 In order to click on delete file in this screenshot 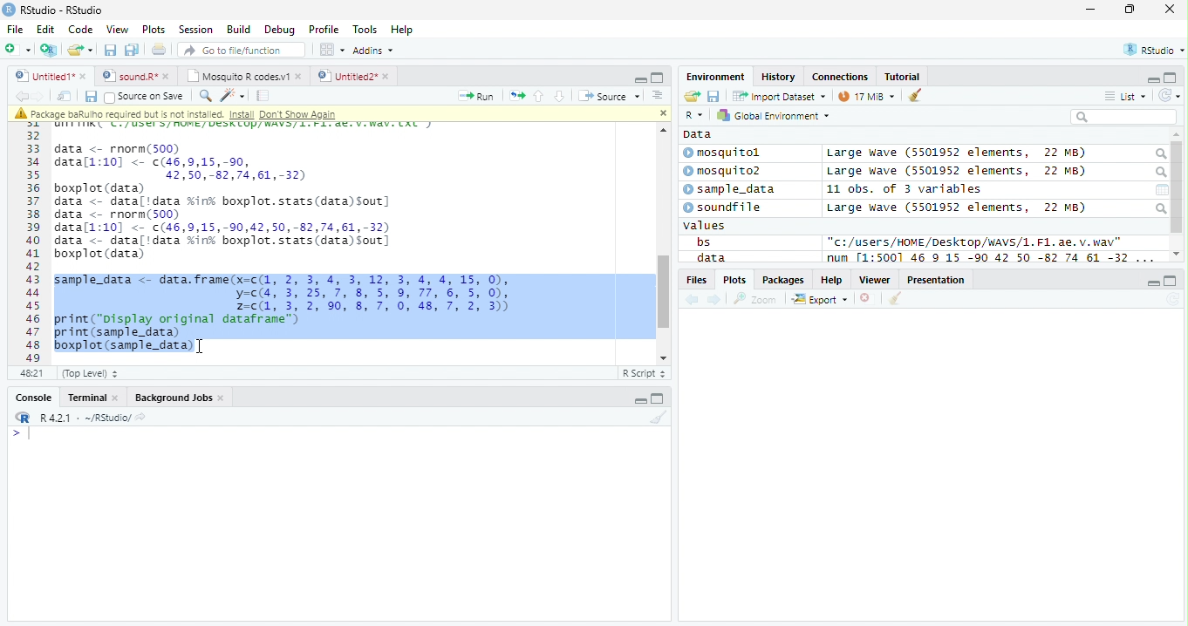, I will do `click(869, 298)`.